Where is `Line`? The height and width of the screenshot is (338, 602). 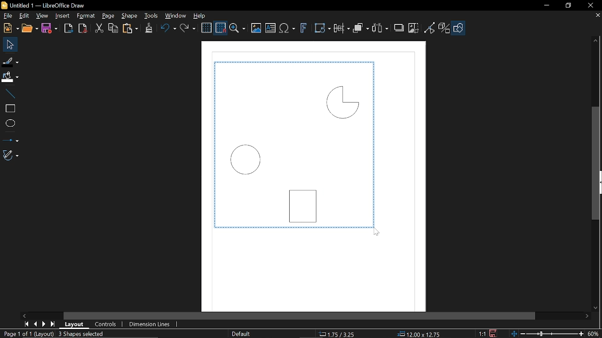
Line is located at coordinates (8, 92).